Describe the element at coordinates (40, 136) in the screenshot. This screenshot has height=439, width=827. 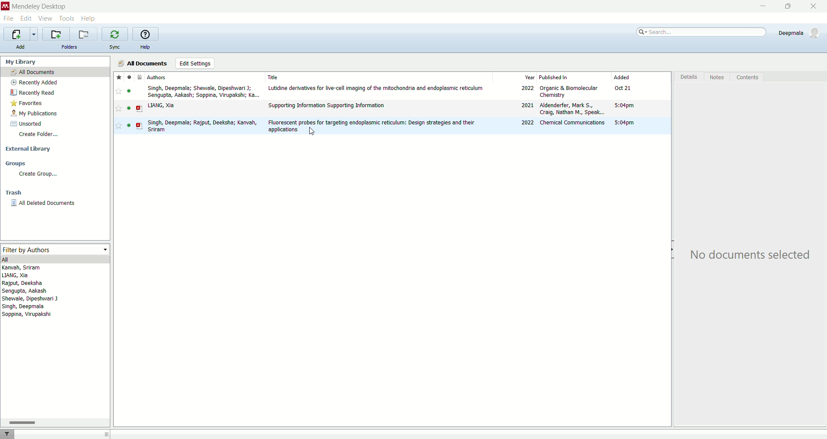
I see `create folder` at that location.